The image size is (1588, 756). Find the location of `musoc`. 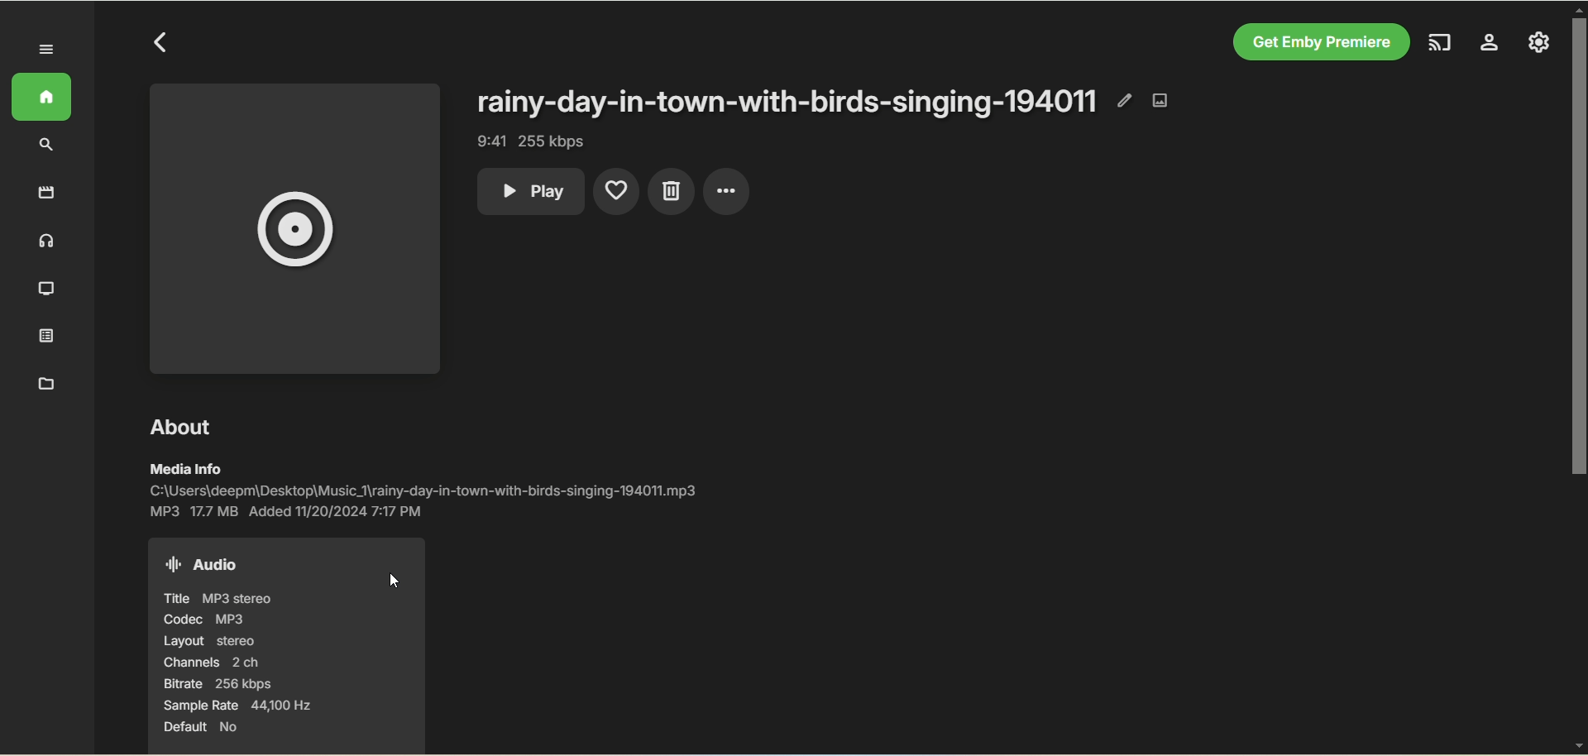

musoc is located at coordinates (46, 241).